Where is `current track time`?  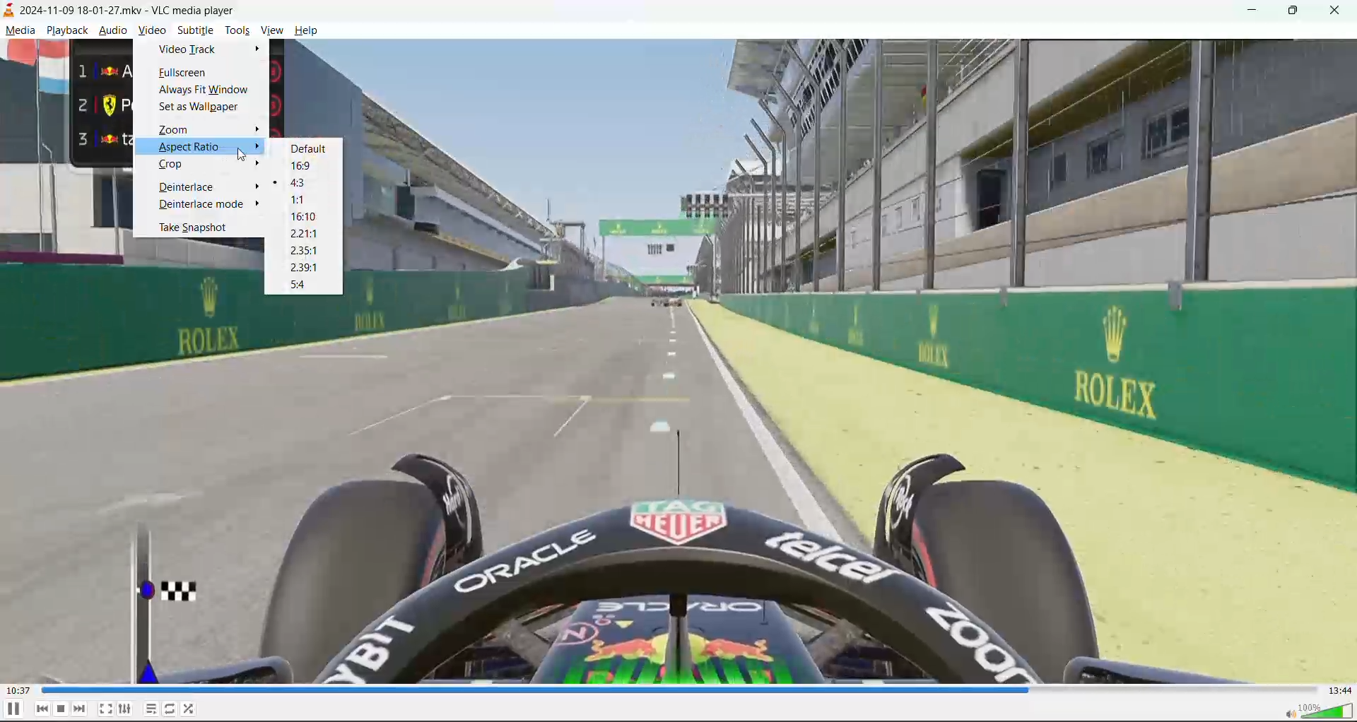 current track time is located at coordinates (20, 689).